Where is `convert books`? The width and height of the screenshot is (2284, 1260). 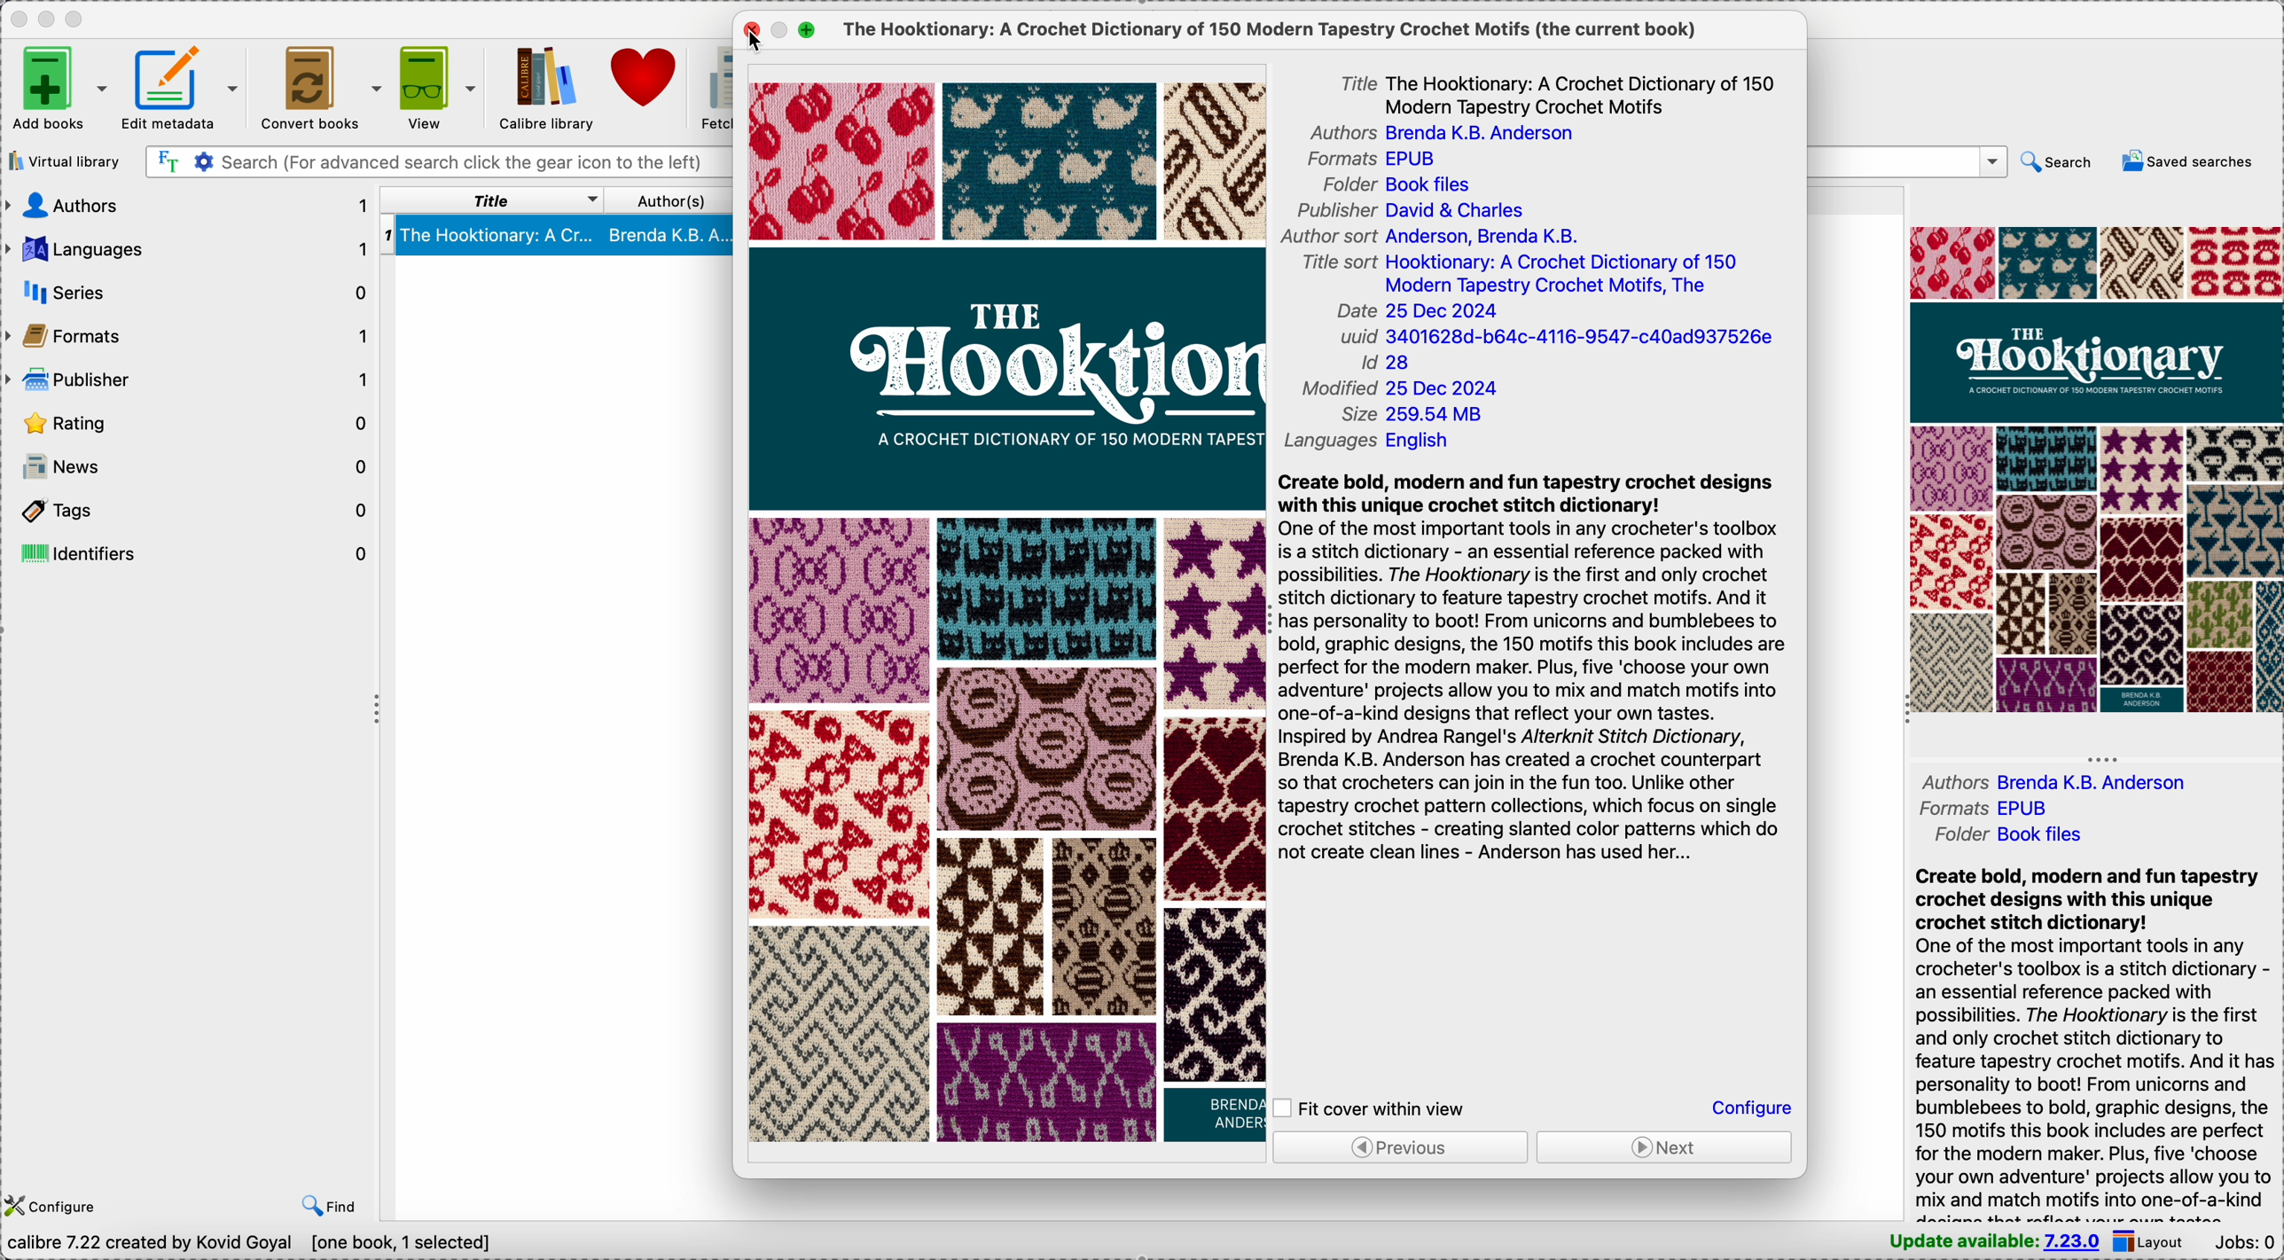 convert books is located at coordinates (318, 87).